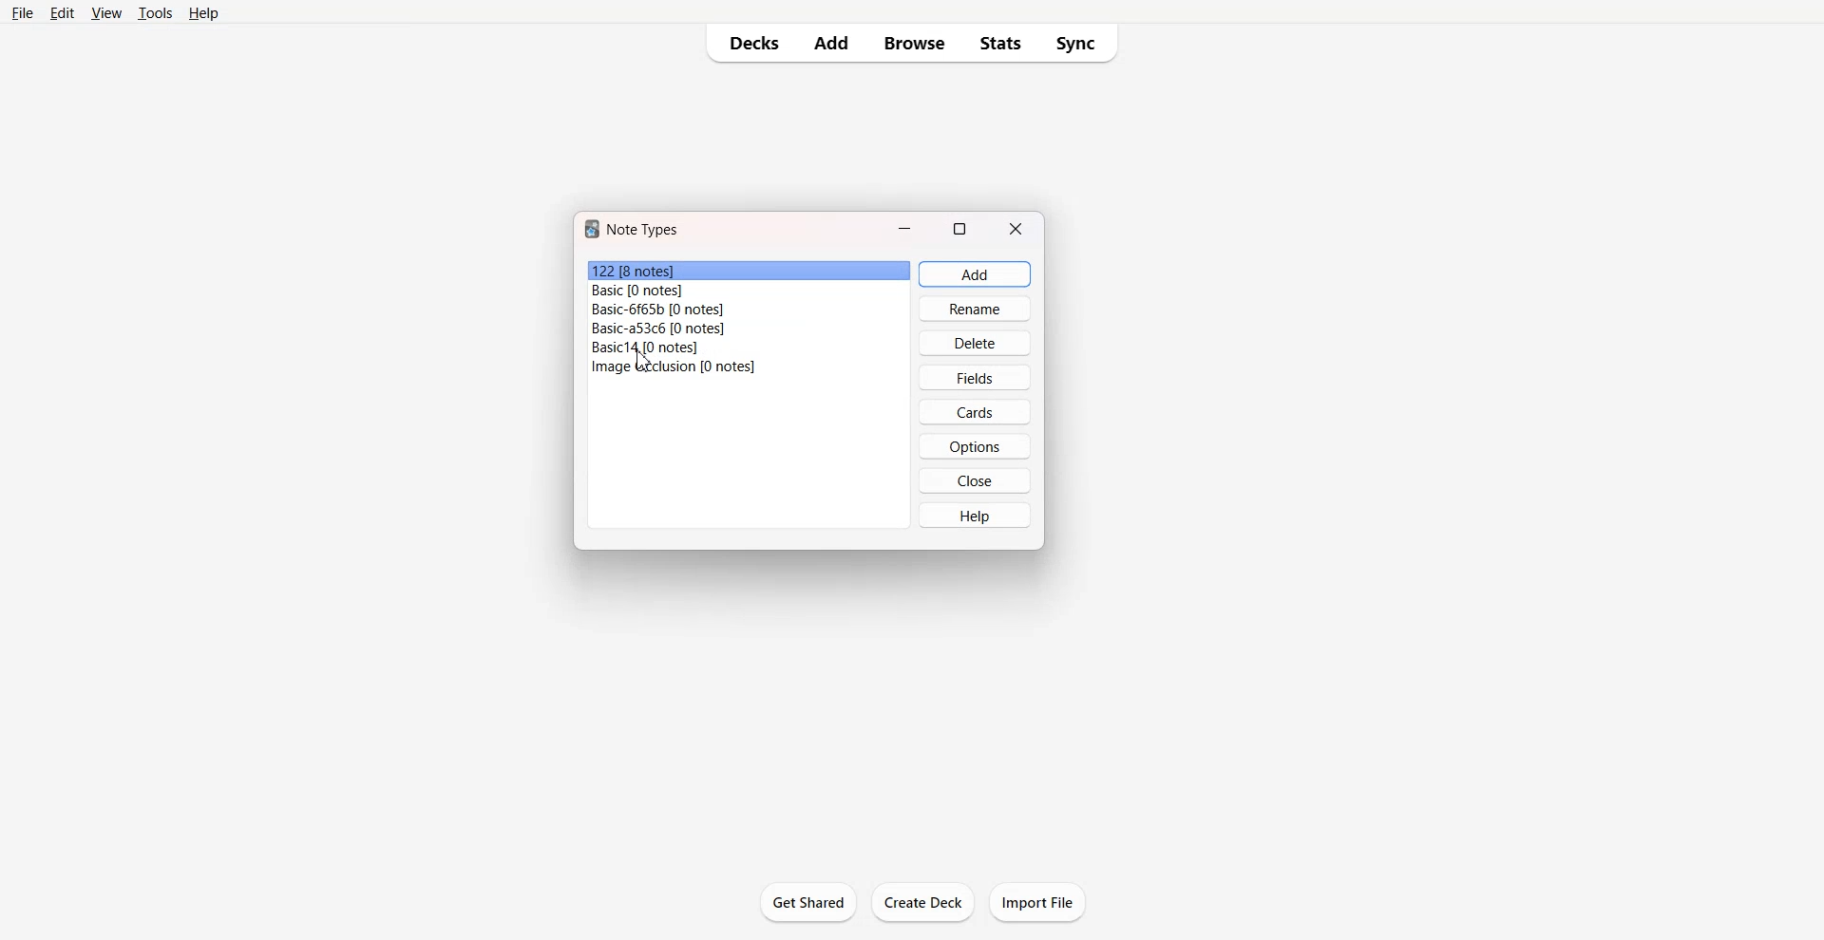 This screenshot has height=940, width=1824. Describe the element at coordinates (960, 227) in the screenshot. I see `Maximize` at that location.